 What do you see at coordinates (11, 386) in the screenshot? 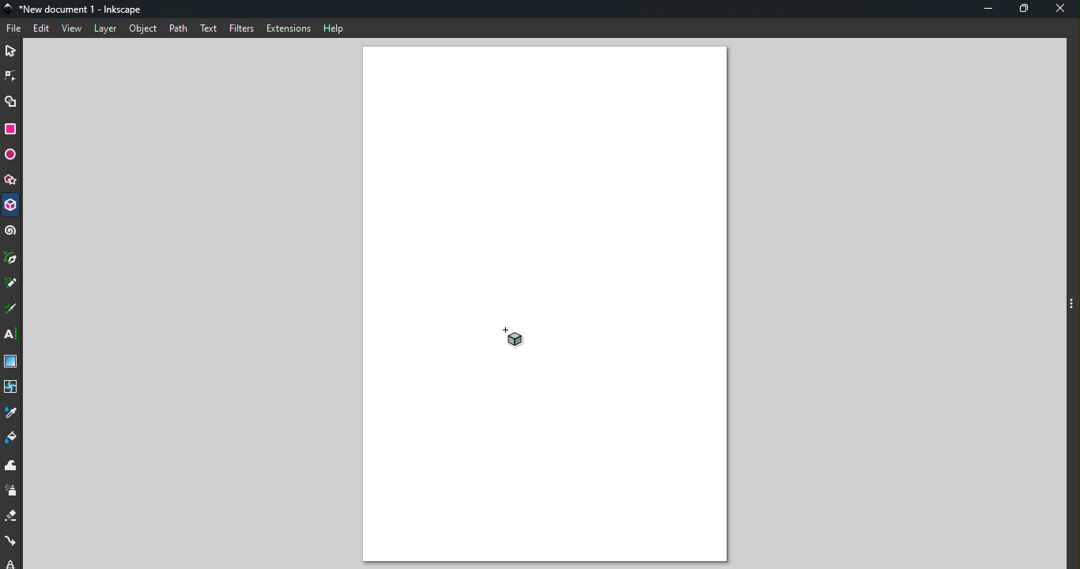
I see `Mesh tool` at bounding box center [11, 386].